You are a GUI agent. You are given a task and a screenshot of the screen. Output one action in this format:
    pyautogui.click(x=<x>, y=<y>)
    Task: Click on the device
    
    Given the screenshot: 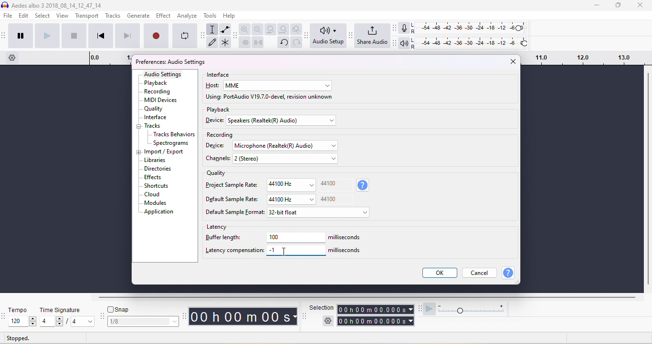 What is the action you would take?
    pyautogui.click(x=214, y=120)
    